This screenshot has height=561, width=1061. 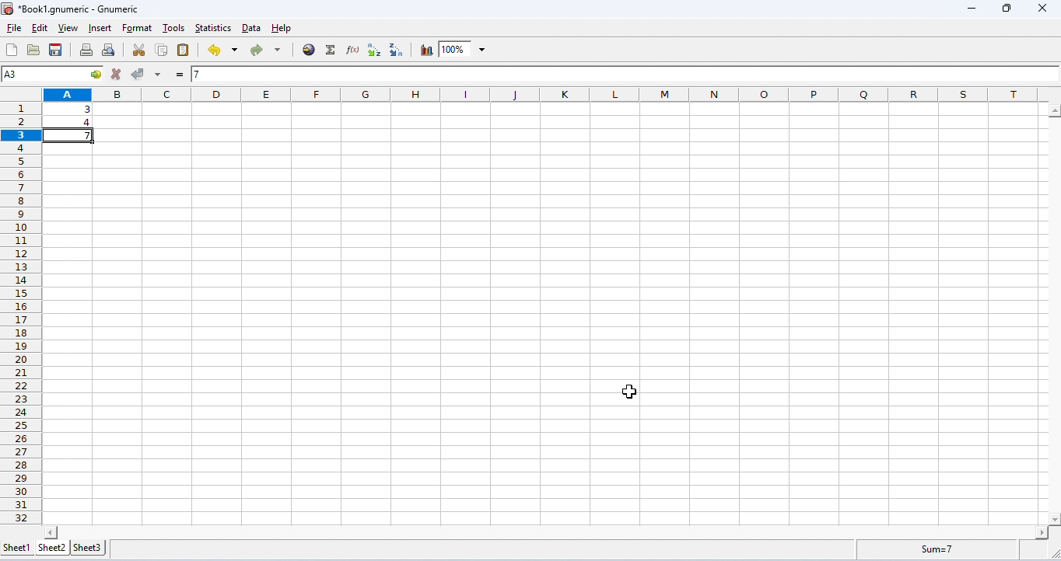 What do you see at coordinates (352, 50) in the screenshot?
I see `function wizard` at bounding box center [352, 50].